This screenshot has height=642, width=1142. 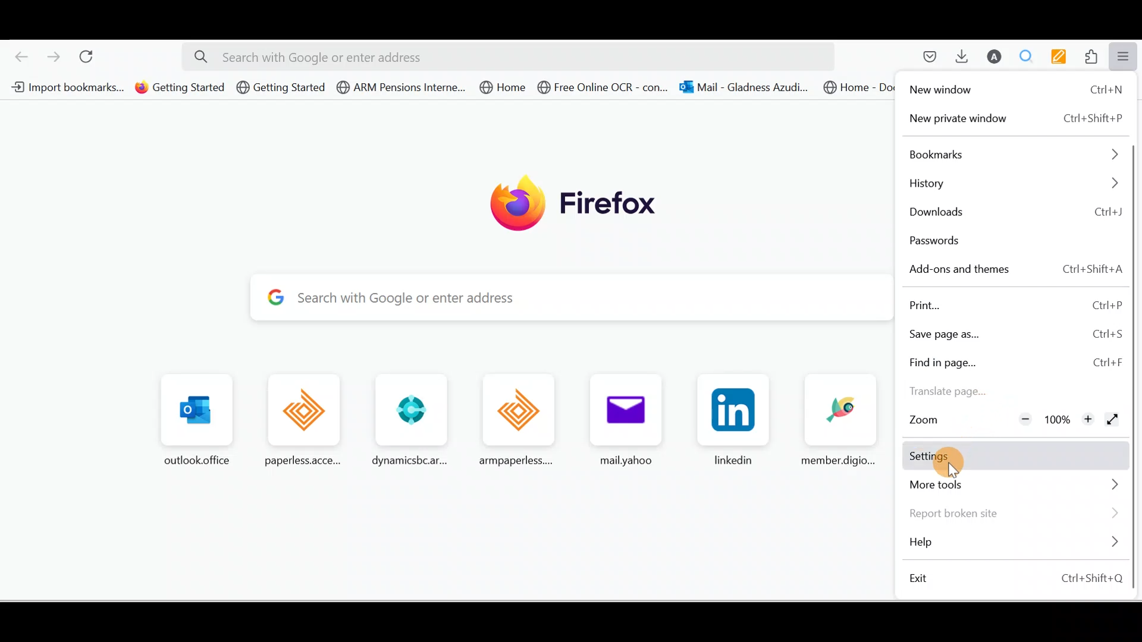 I want to click on Save page as  Ctrl+S, so click(x=1018, y=332).